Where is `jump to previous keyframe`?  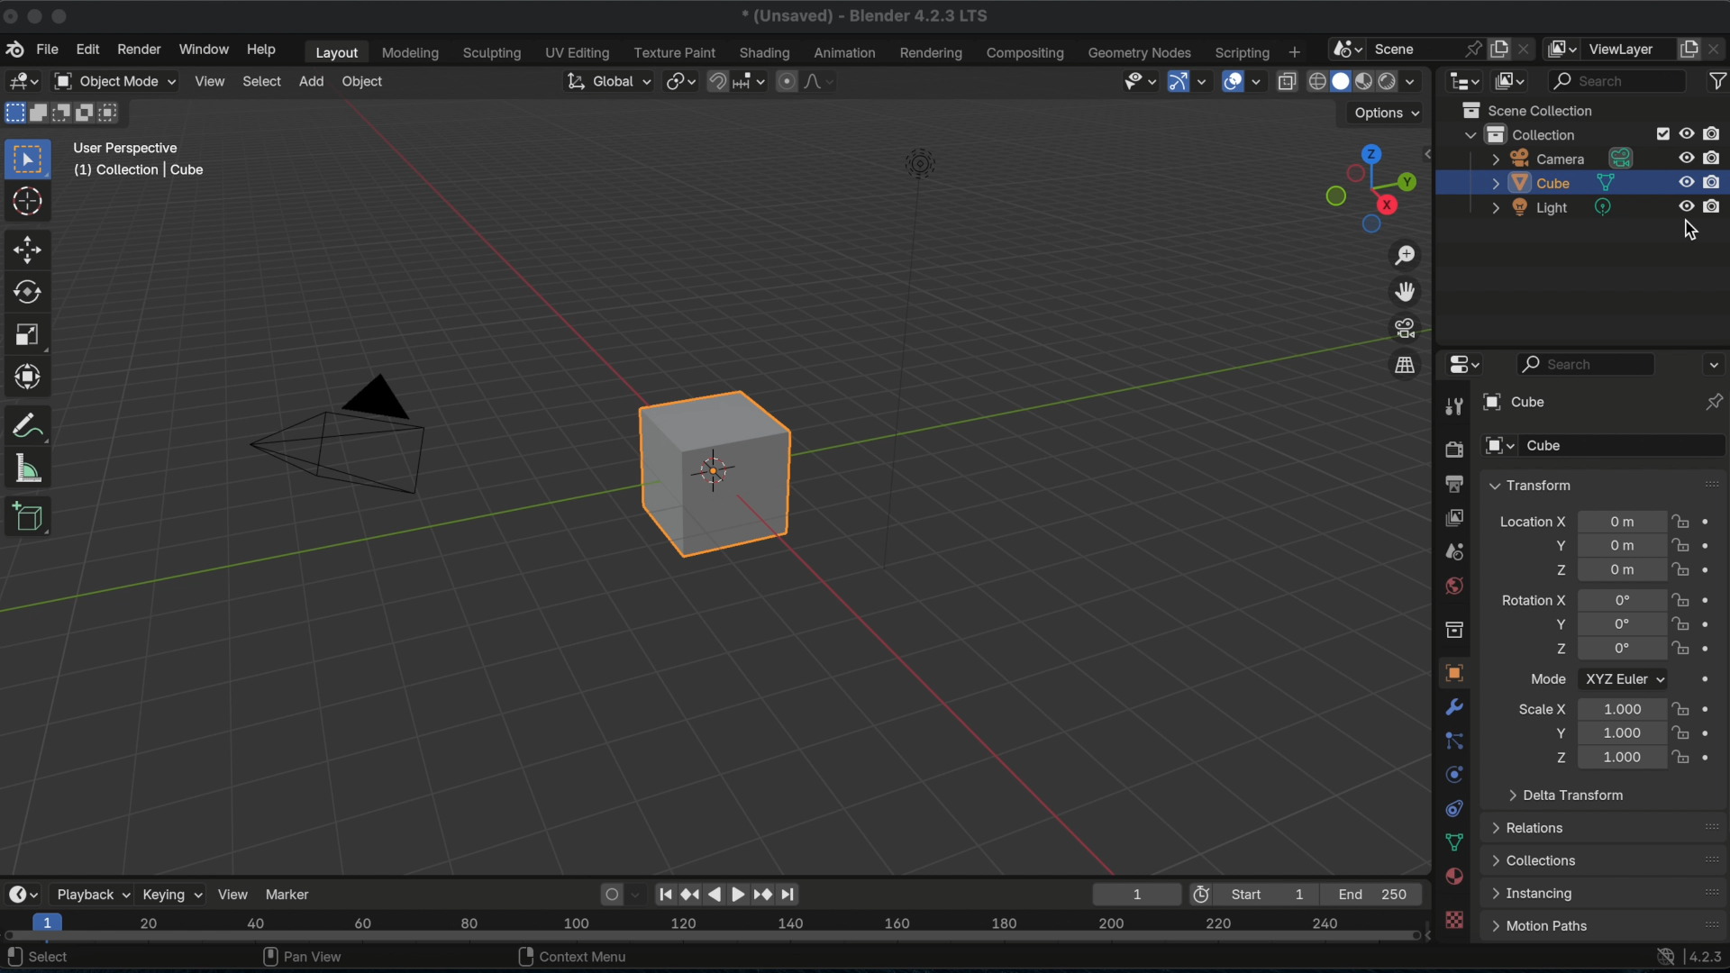
jump to previous keyframe is located at coordinates (687, 895).